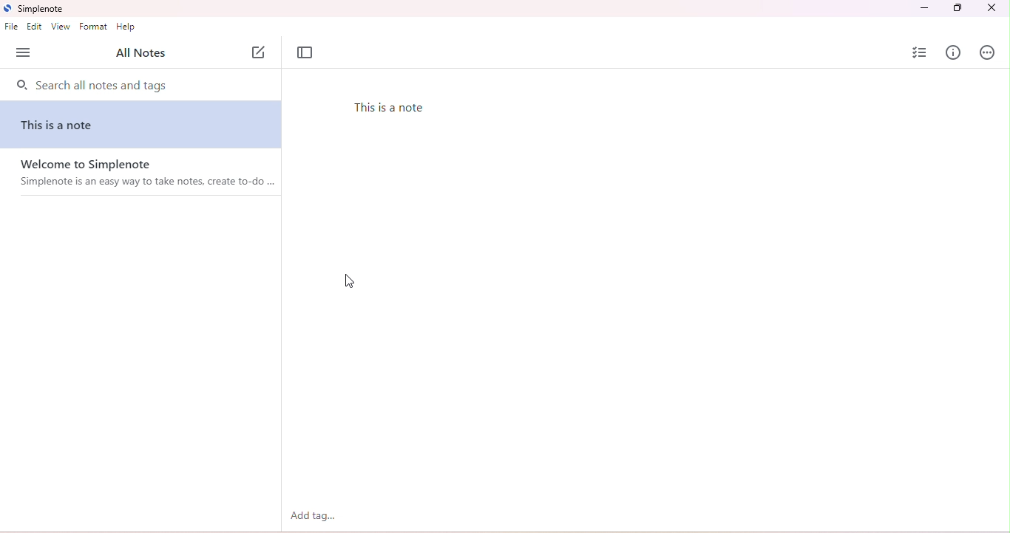 Image resolution: width=1010 pixels, height=533 pixels. Describe the element at coordinates (90, 86) in the screenshot. I see `search all note and tags` at that location.